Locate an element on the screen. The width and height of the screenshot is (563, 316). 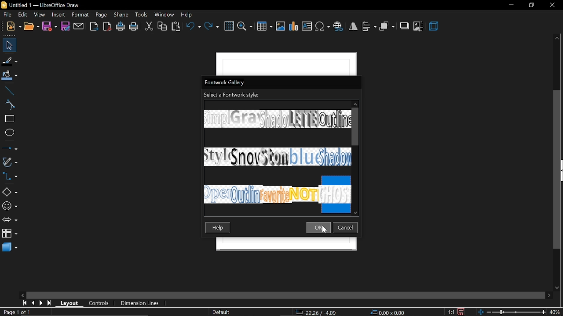
move down is located at coordinates (557, 288).